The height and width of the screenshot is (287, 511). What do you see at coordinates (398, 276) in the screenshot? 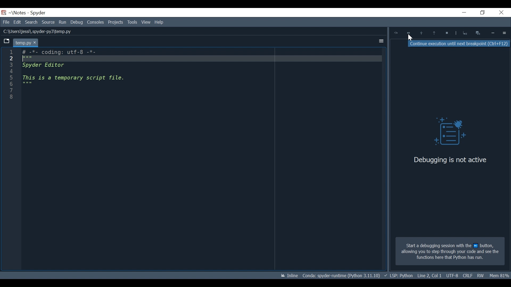
I see `Language` at bounding box center [398, 276].